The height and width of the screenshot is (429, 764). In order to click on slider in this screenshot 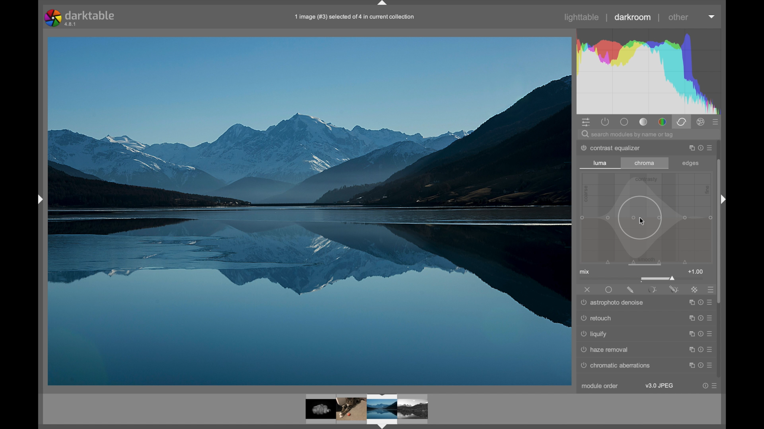, I will do `click(647, 219)`.